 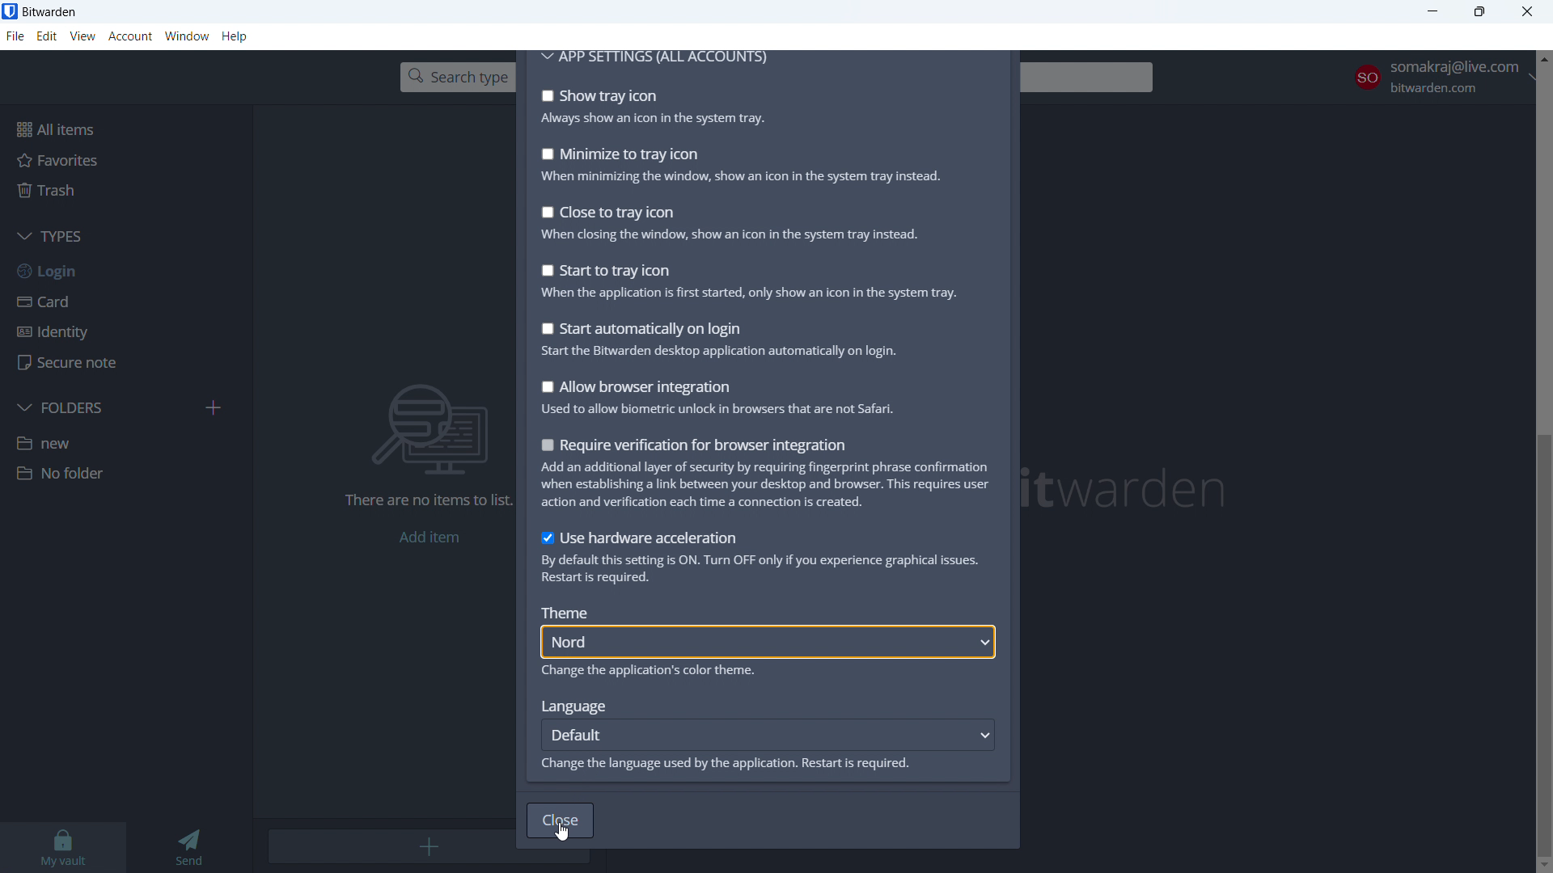 What do you see at coordinates (761, 222) in the screenshot?
I see `close to tray icon` at bounding box center [761, 222].